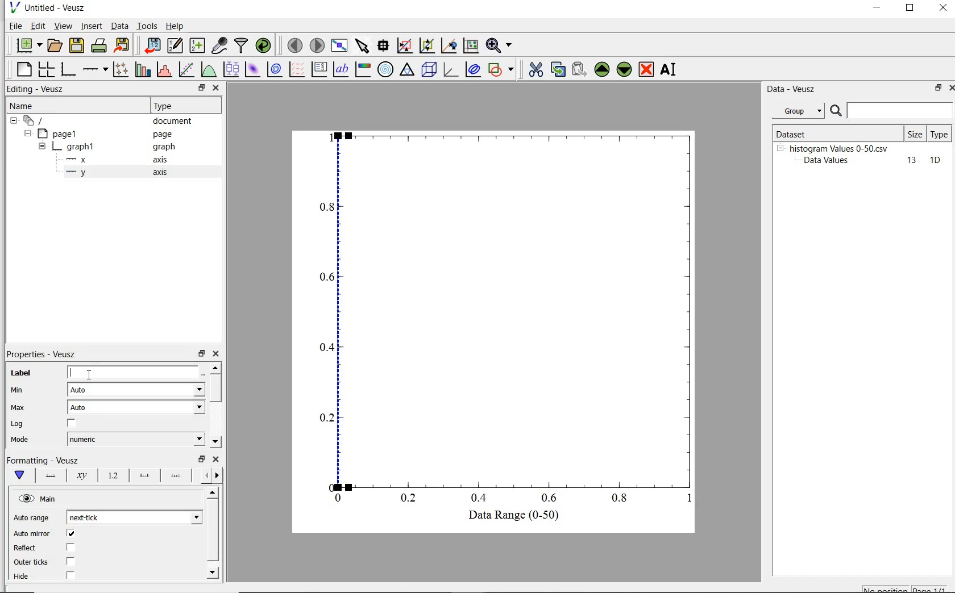 The image size is (955, 593). What do you see at coordinates (839, 148) in the screenshot?
I see `histogram Values 0-50.csv` at bounding box center [839, 148].